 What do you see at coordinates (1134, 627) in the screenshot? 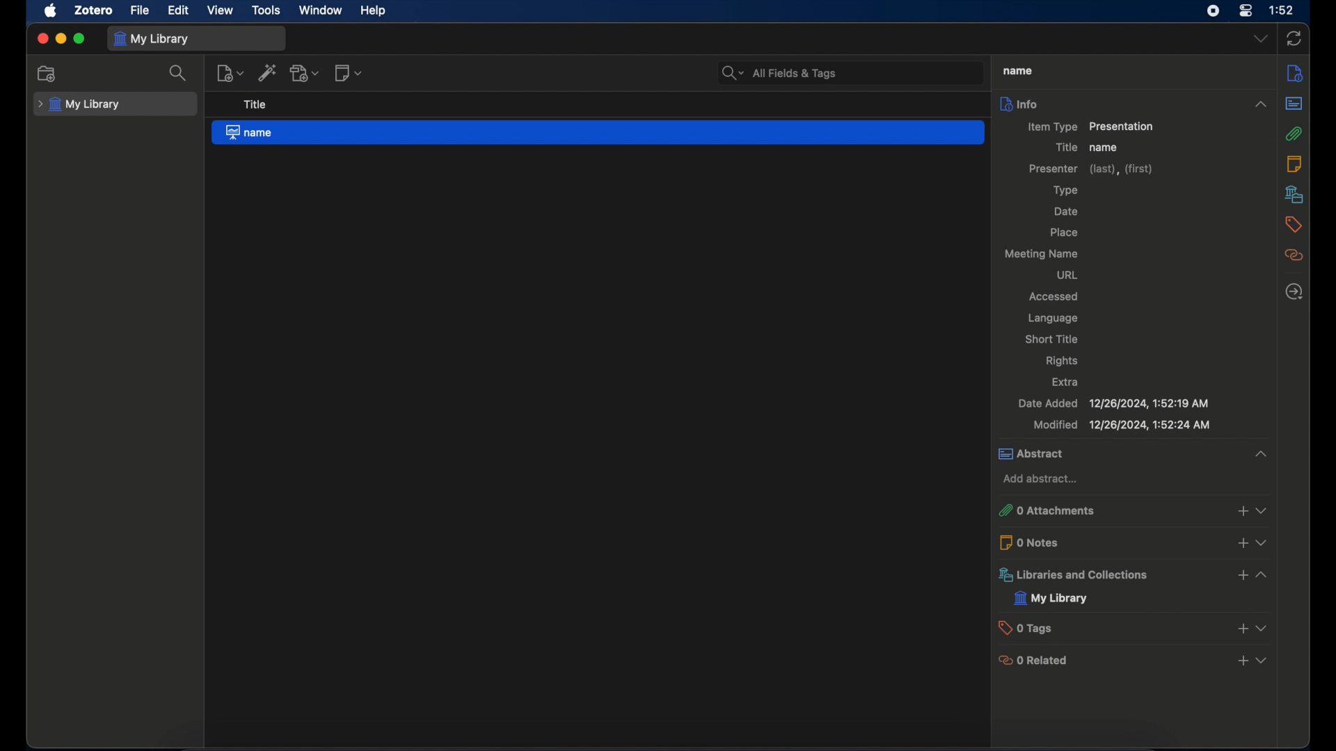
I see `0 tags` at bounding box center [1134, 627].